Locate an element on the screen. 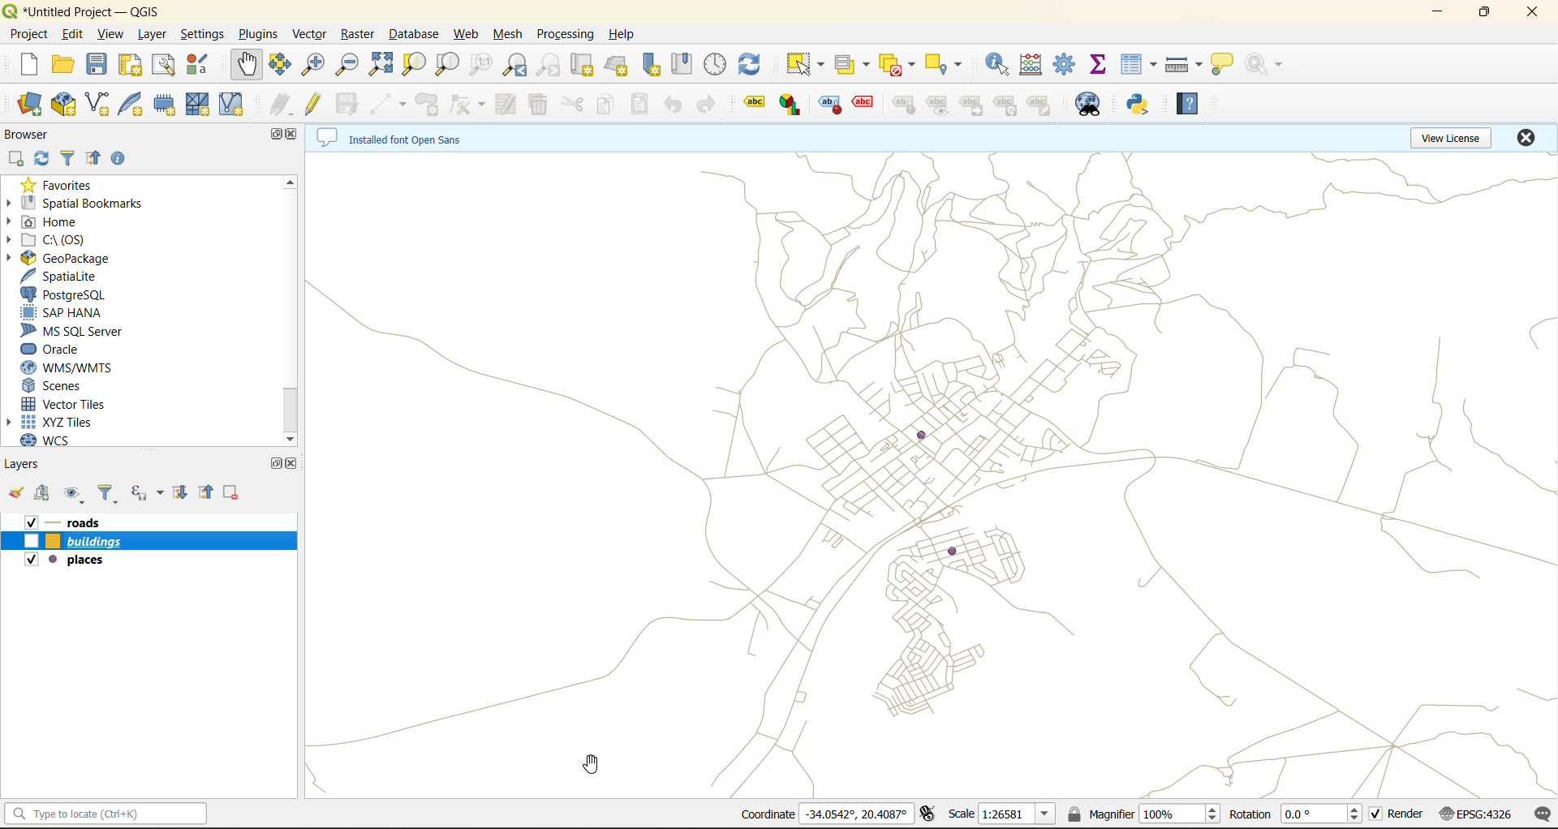 This screenshot has height=829, width=1558. raster is located at coordinates (358, 33).